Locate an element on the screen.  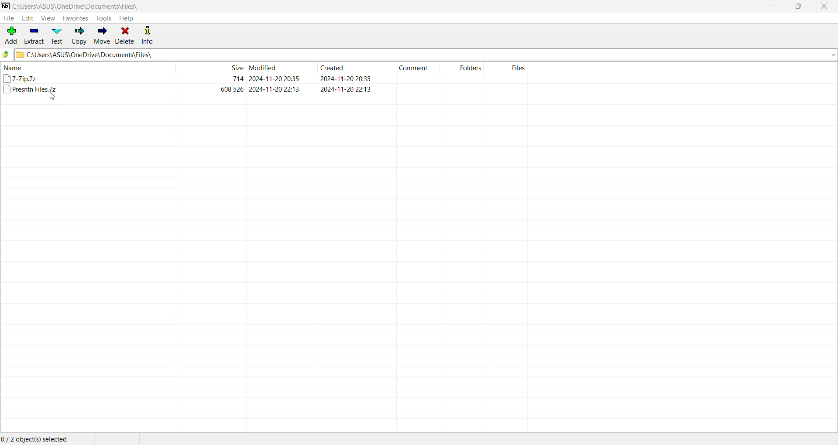
Favorites is located at coordinates (76, 18).